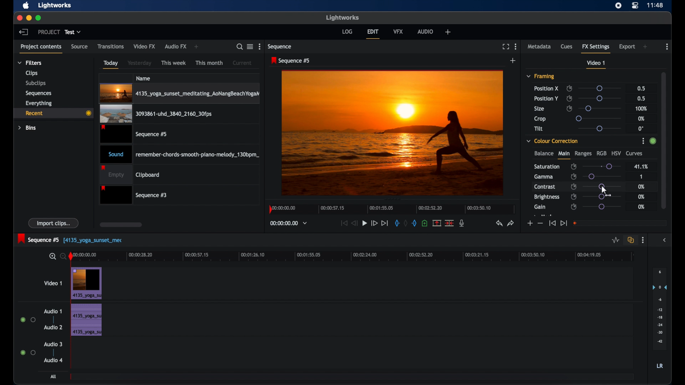 The height and width of the screenshot is (385, 685). I want to click on more options, so click(516, 46).